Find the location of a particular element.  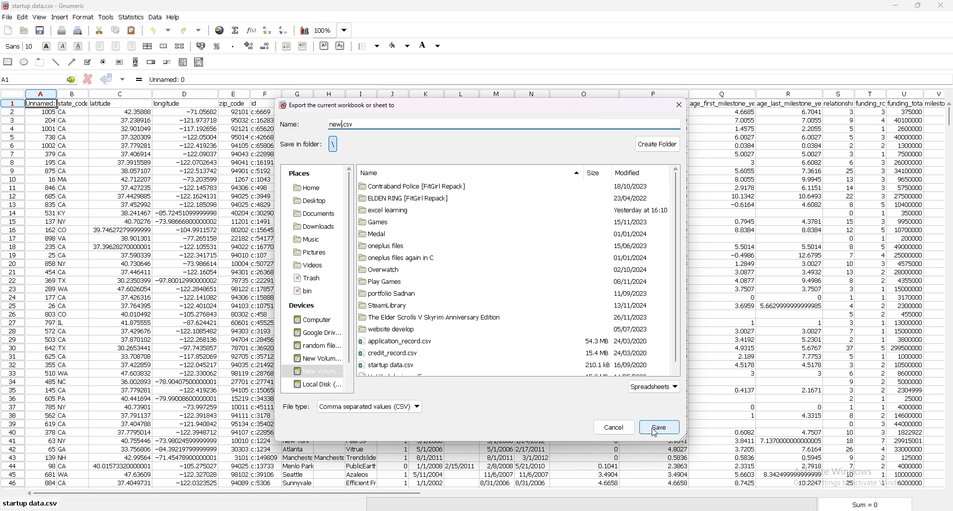

spin button is located at coordinates (151, 63).